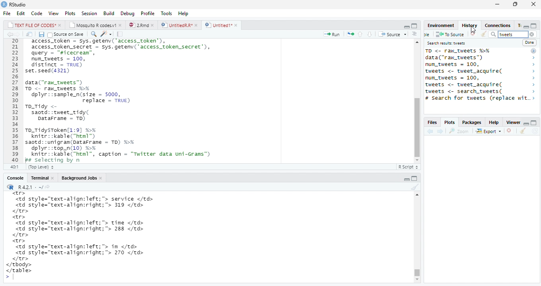 The image size is (541, 286). What do you see at coordinates (411, 178) in the screenshot?
I see `minimize/maxiize` at bounding box center [411, 178].